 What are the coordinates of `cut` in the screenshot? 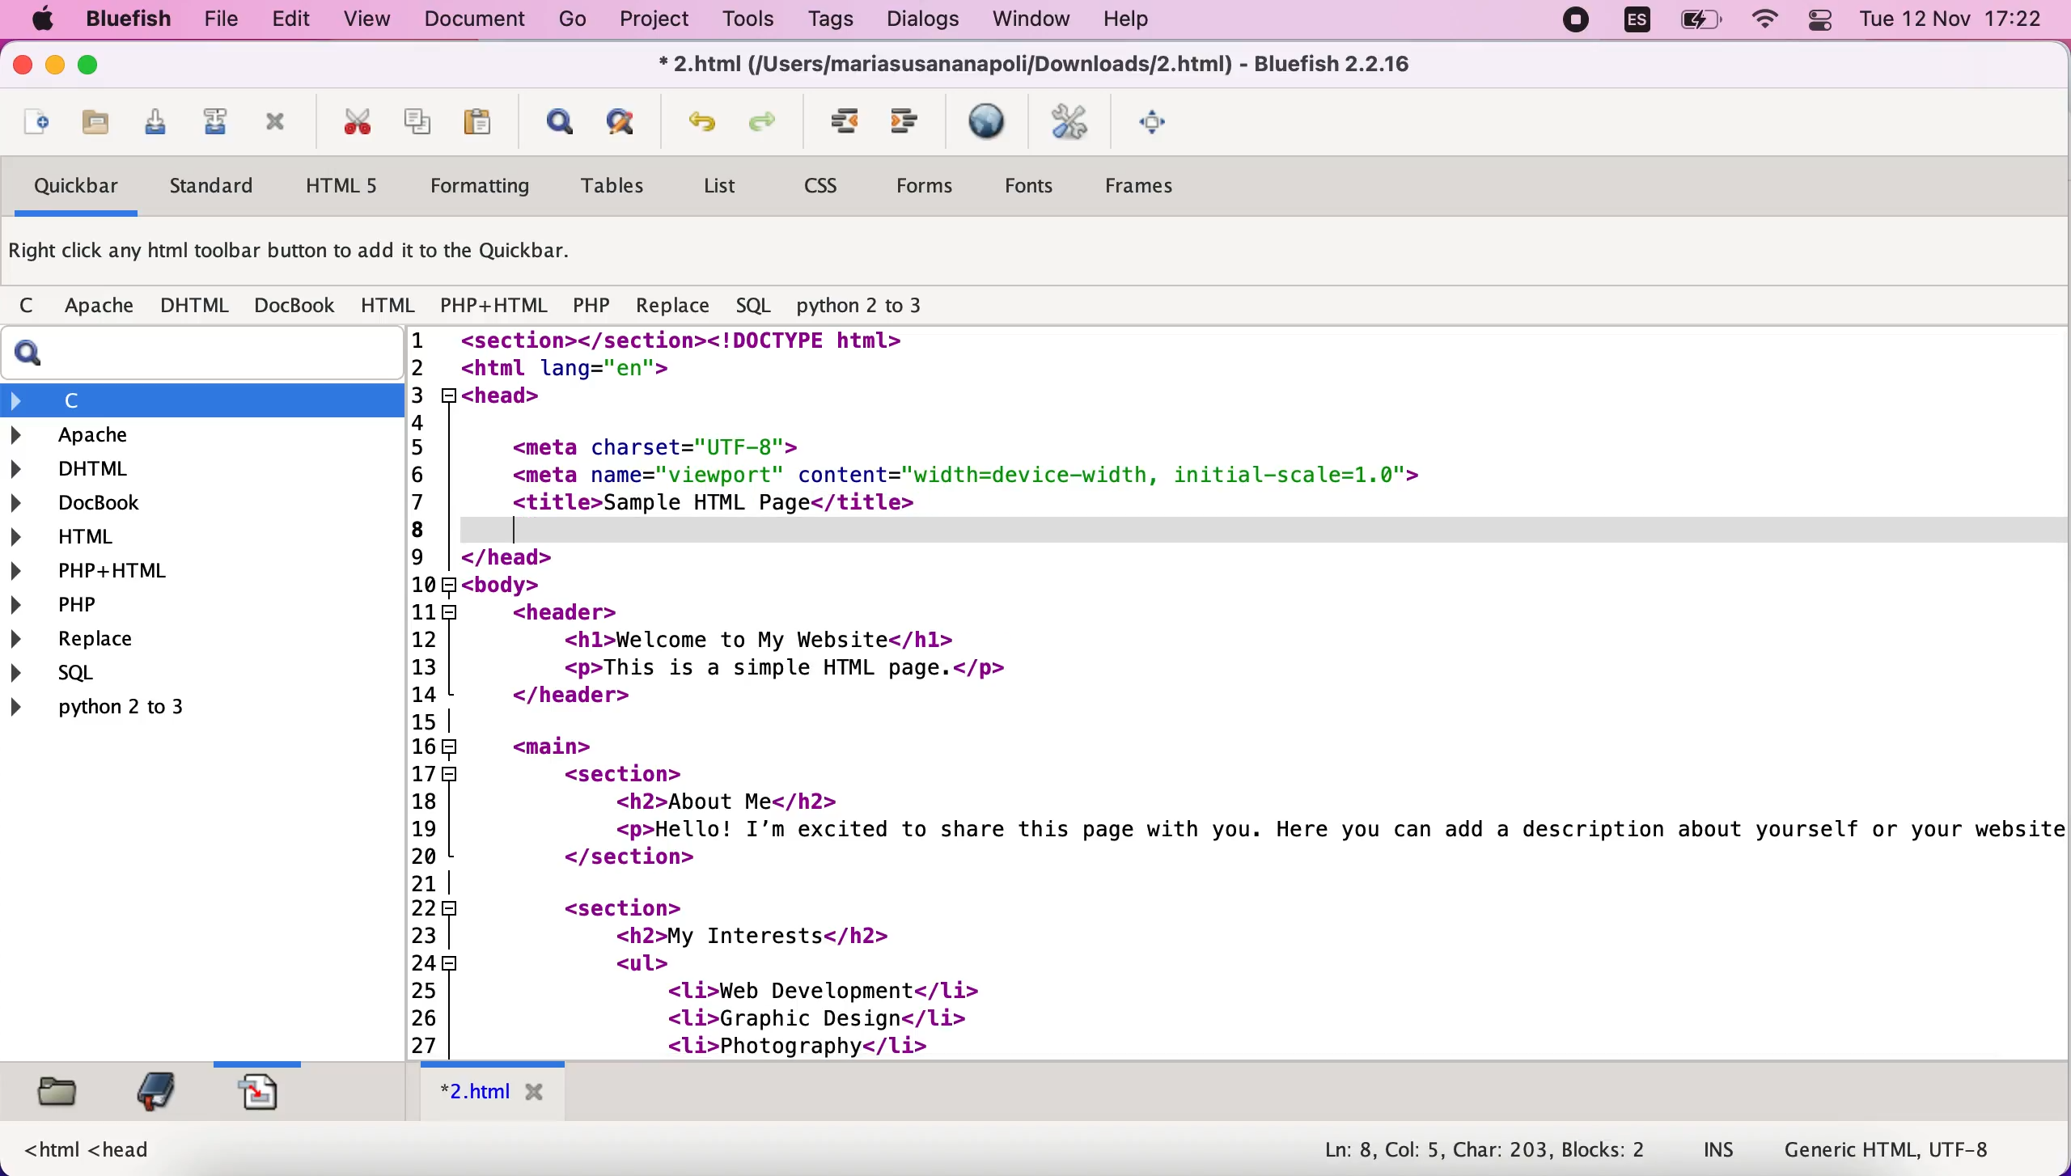 It's located at (360, 122).